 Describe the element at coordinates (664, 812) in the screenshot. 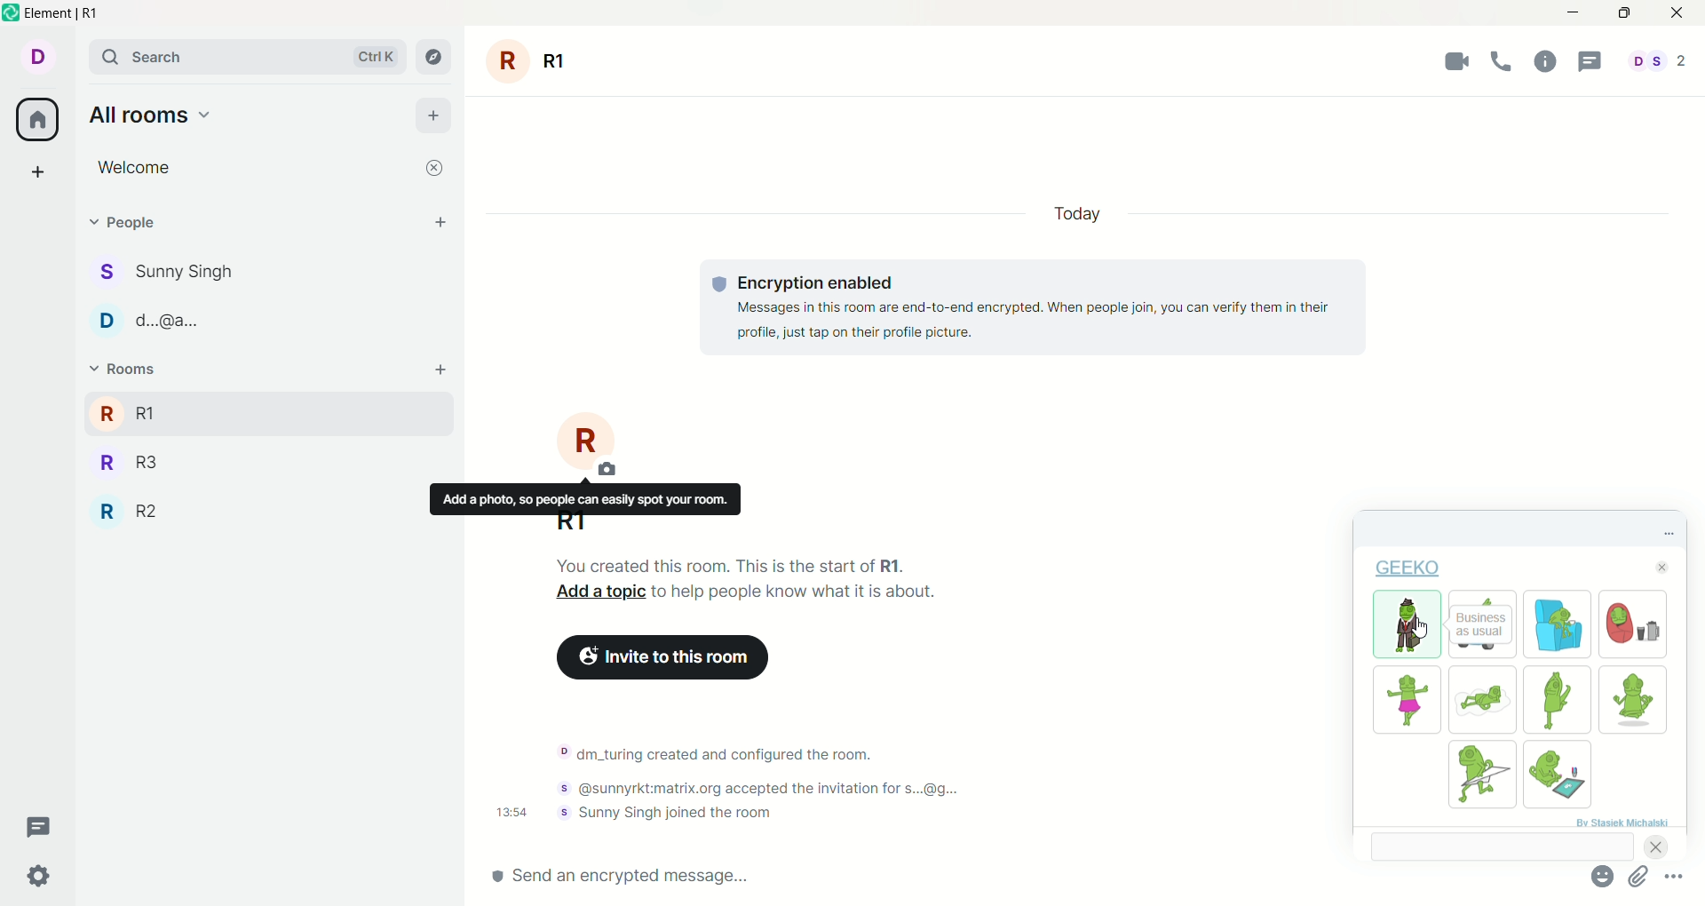

I see `Notification` at that location.